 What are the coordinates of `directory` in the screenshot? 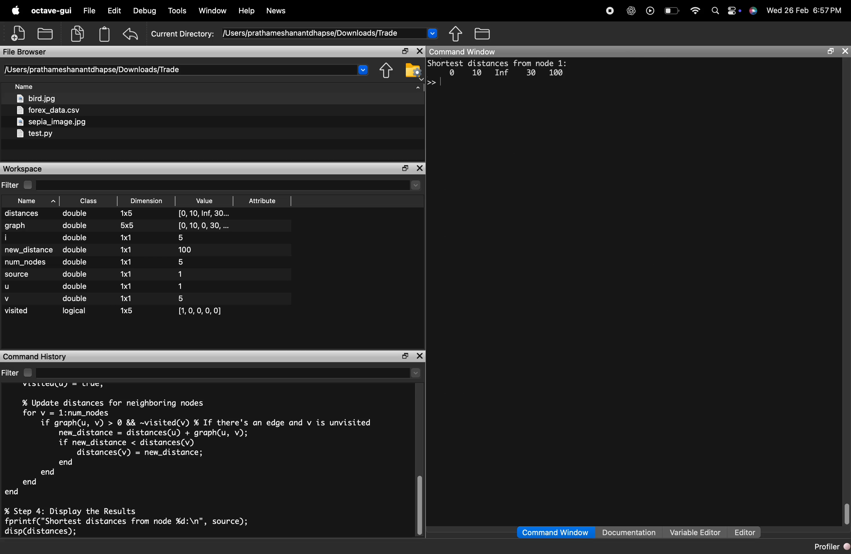 It's located at (187, 70).